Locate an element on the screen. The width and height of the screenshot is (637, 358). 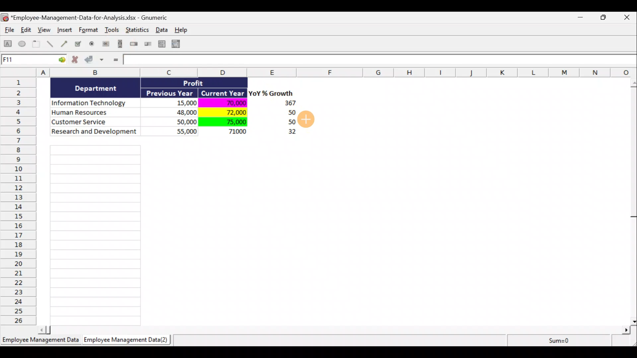
Edit is located at coordinates (27, 30).